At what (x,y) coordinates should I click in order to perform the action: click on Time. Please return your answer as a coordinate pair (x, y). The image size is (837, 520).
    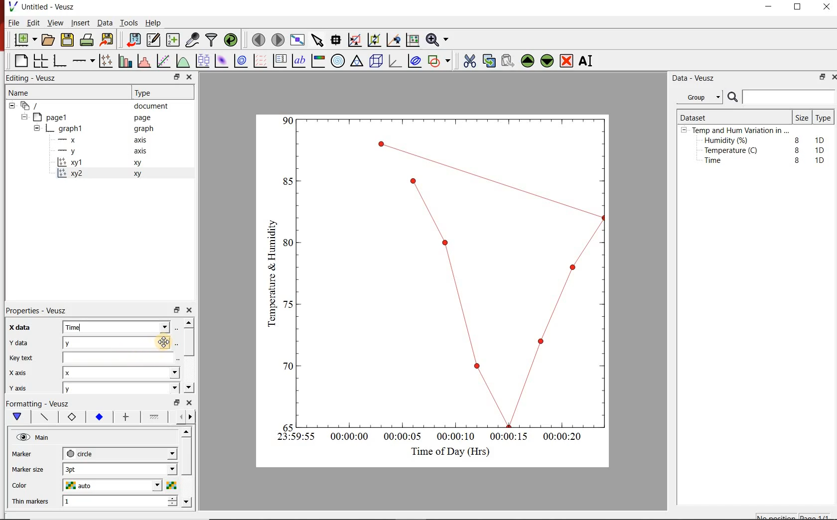
    Looking at the image, I should click on (88, 328).